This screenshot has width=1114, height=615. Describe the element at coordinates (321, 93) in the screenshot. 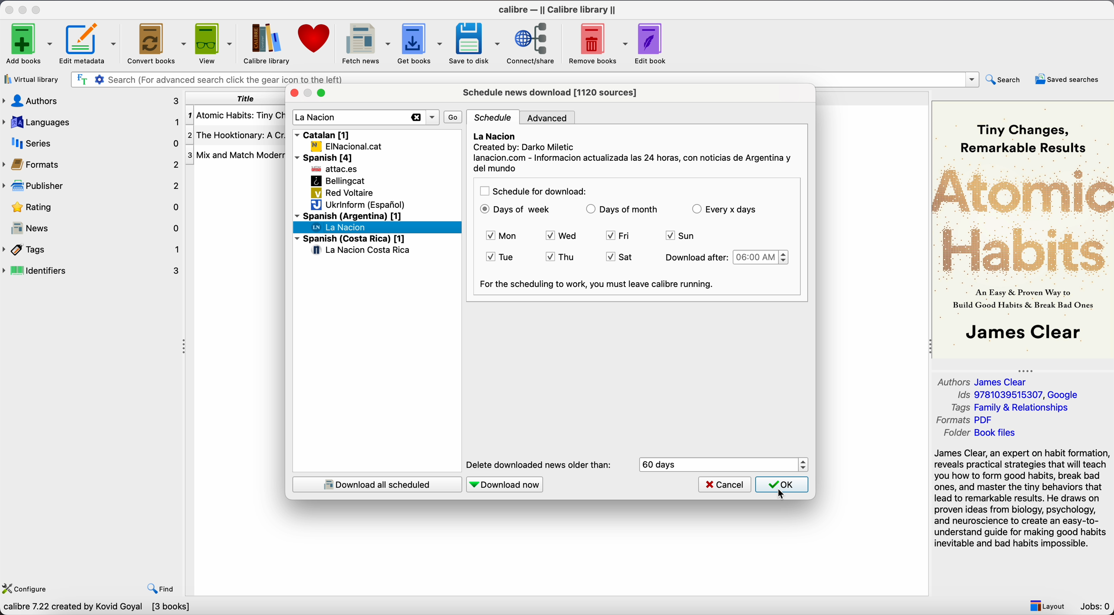

I see `maximize popup` at that location.